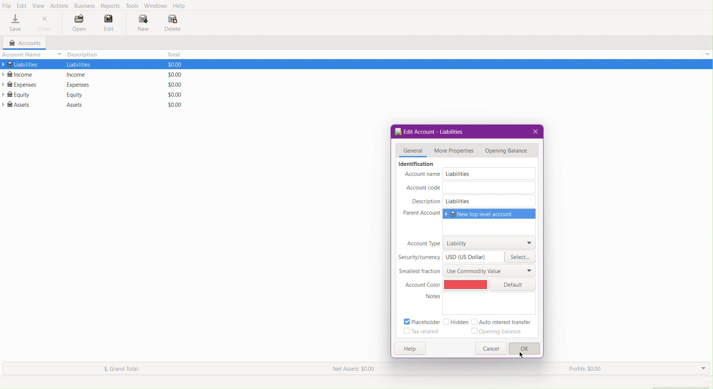 This screenshot has width=713, height=389. Describe the element at coordinates (433, 297) in the screenshot. I see `notes` at that location.